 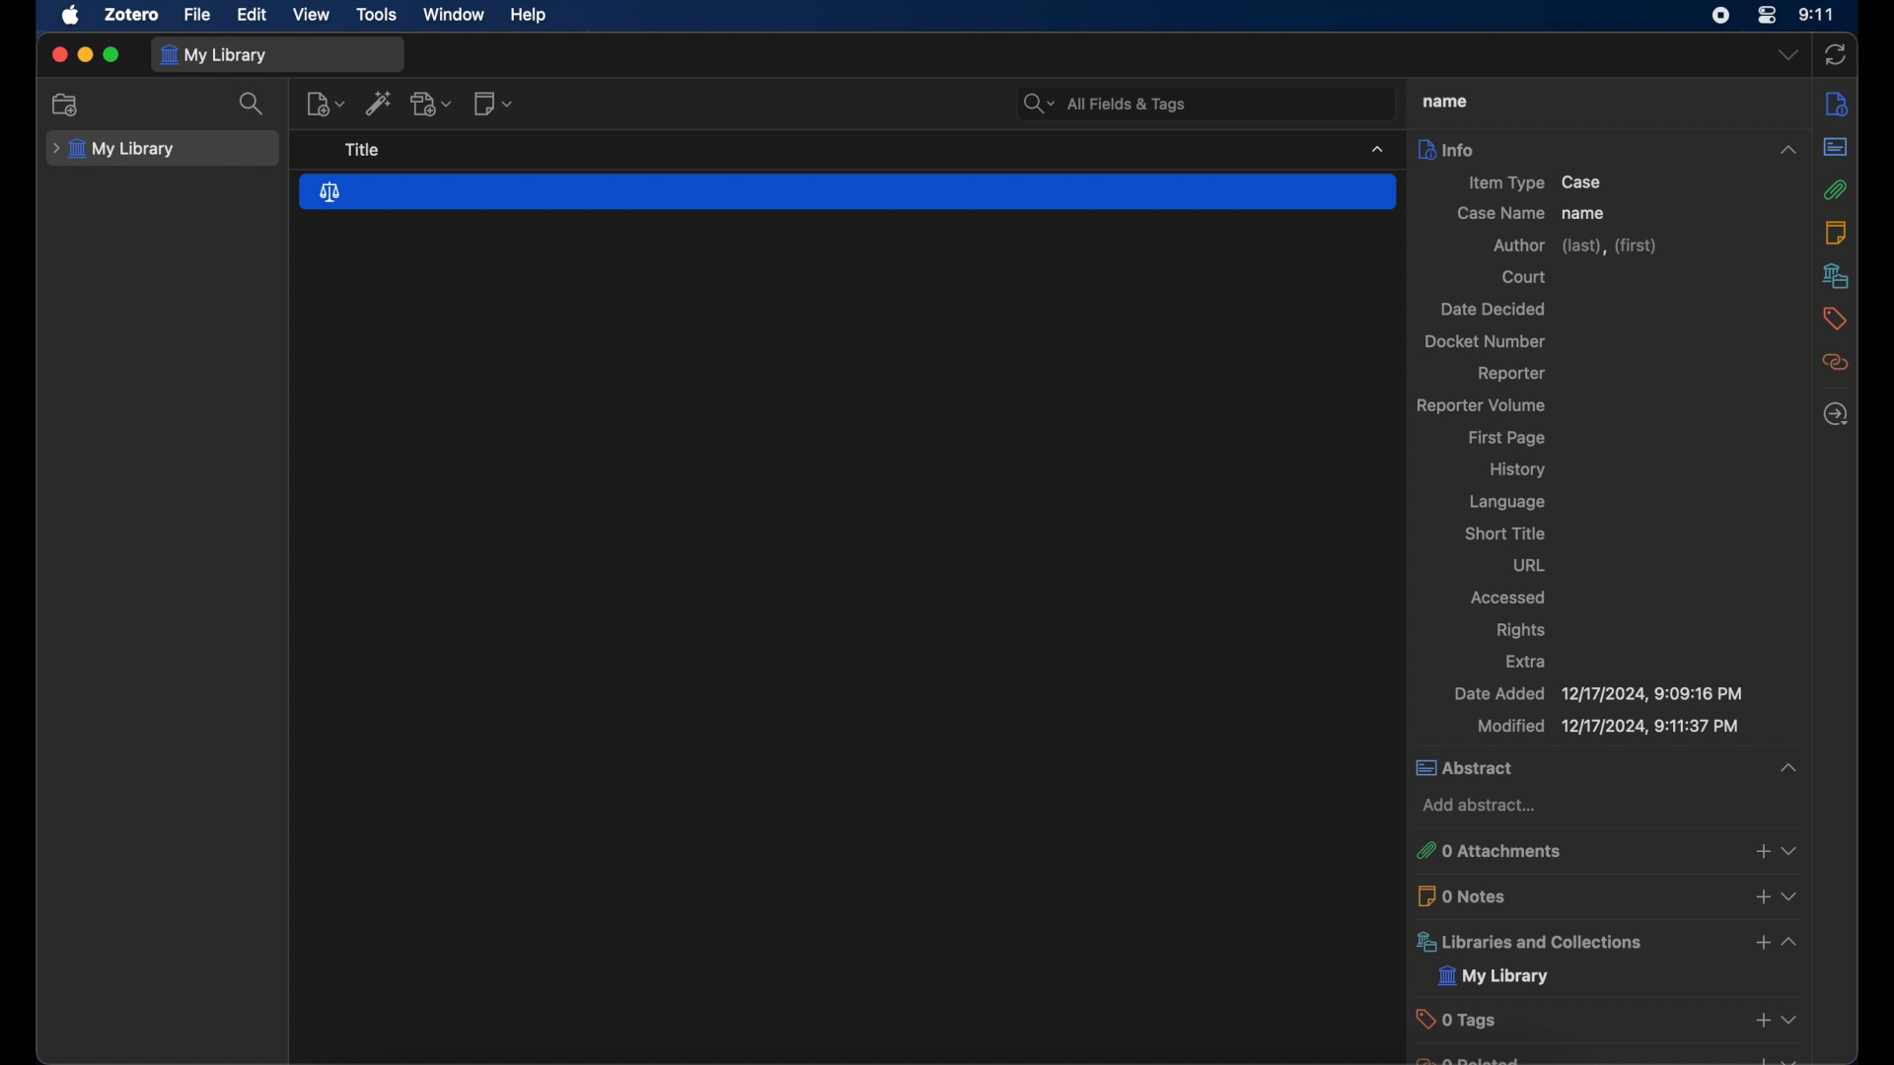 I want to click on related, so click(x=1837, y=362).